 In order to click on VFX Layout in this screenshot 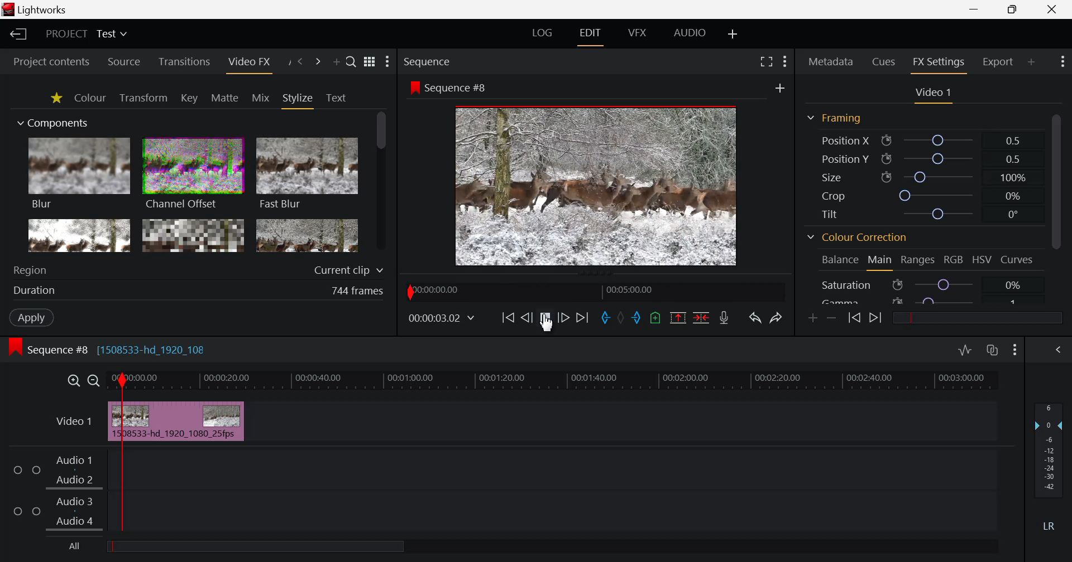, I will do `click(636, 33)`.